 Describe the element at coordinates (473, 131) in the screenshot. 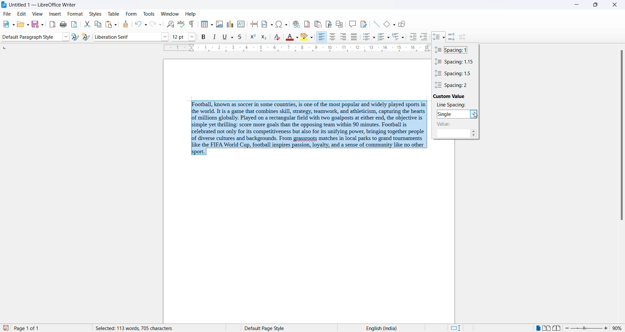

I see `increase spacing` at that location.